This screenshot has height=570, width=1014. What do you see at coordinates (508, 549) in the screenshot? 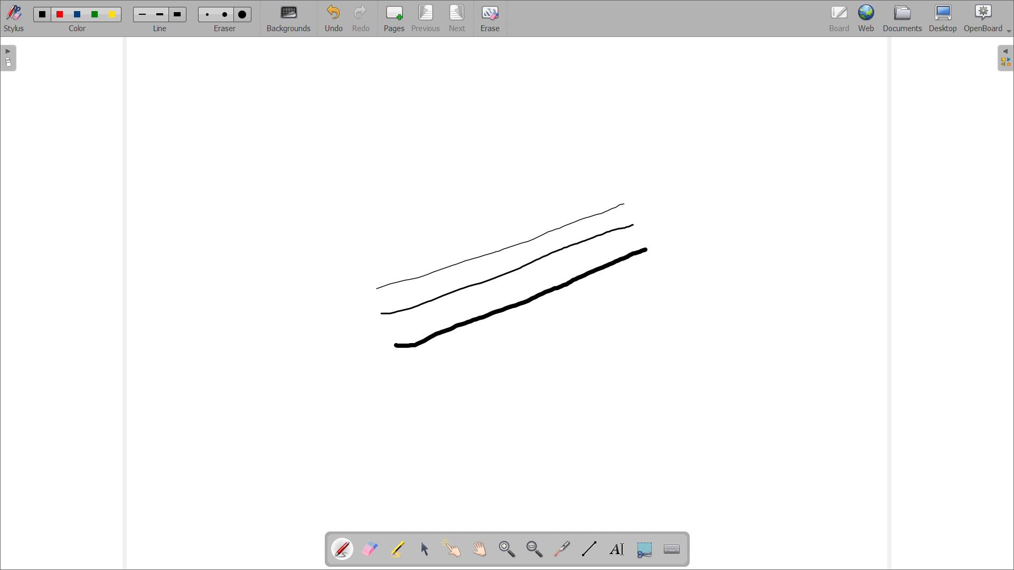
I see `zoom in` at bounding box center [508, 549].